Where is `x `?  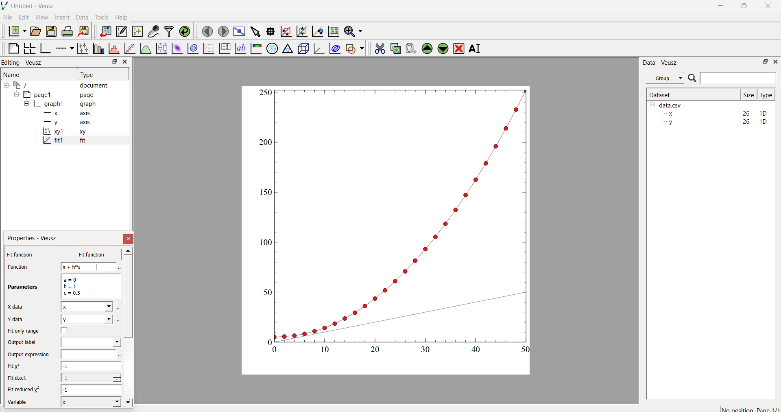 x  is located at coordinates (87, 307).